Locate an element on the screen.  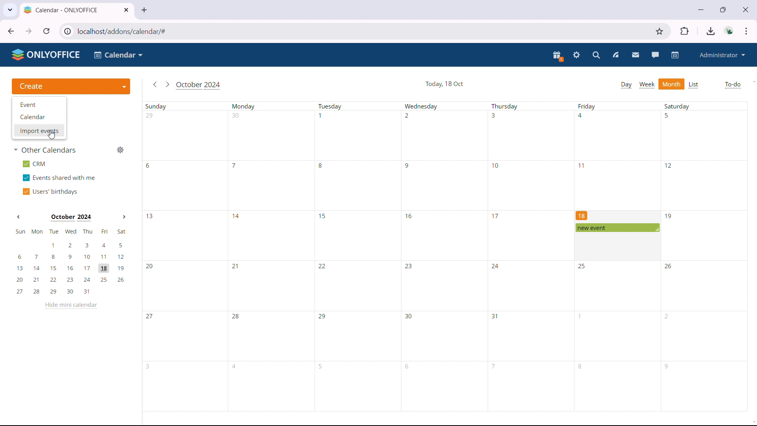
9 is located at coordinates (666, 367).